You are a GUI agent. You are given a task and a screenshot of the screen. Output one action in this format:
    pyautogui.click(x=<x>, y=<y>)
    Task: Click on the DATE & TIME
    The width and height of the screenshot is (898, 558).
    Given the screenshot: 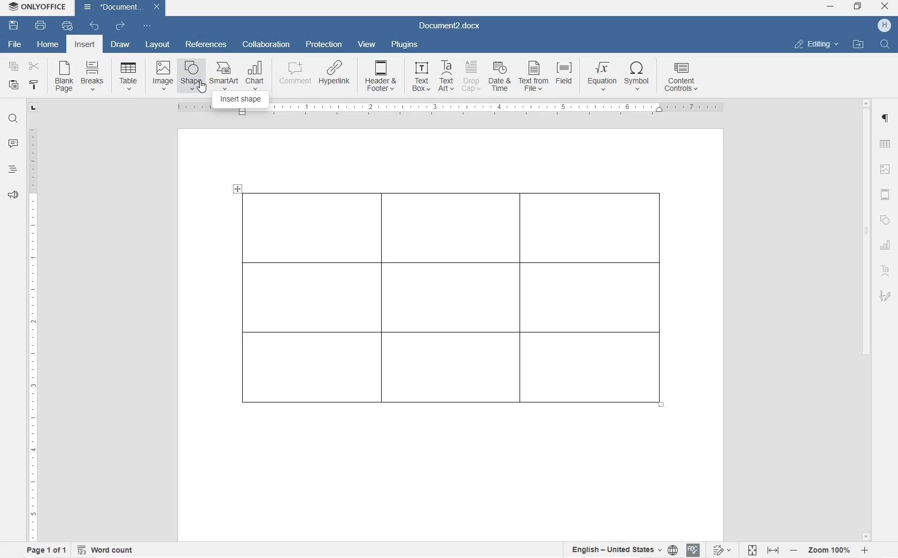 What is the action you would take?
    pyautogui.click(x=501, y=77)
    